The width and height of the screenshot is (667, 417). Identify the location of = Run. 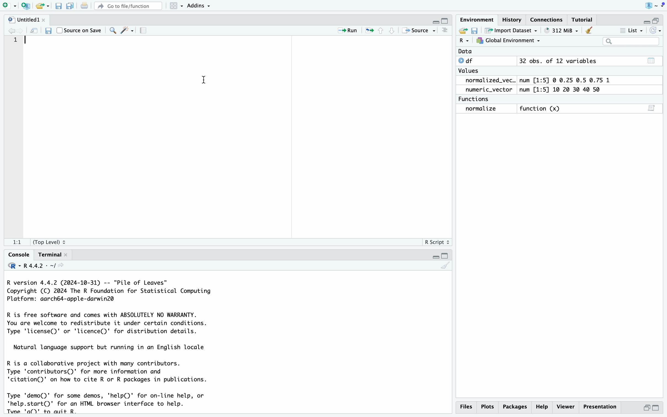
(349, 30).